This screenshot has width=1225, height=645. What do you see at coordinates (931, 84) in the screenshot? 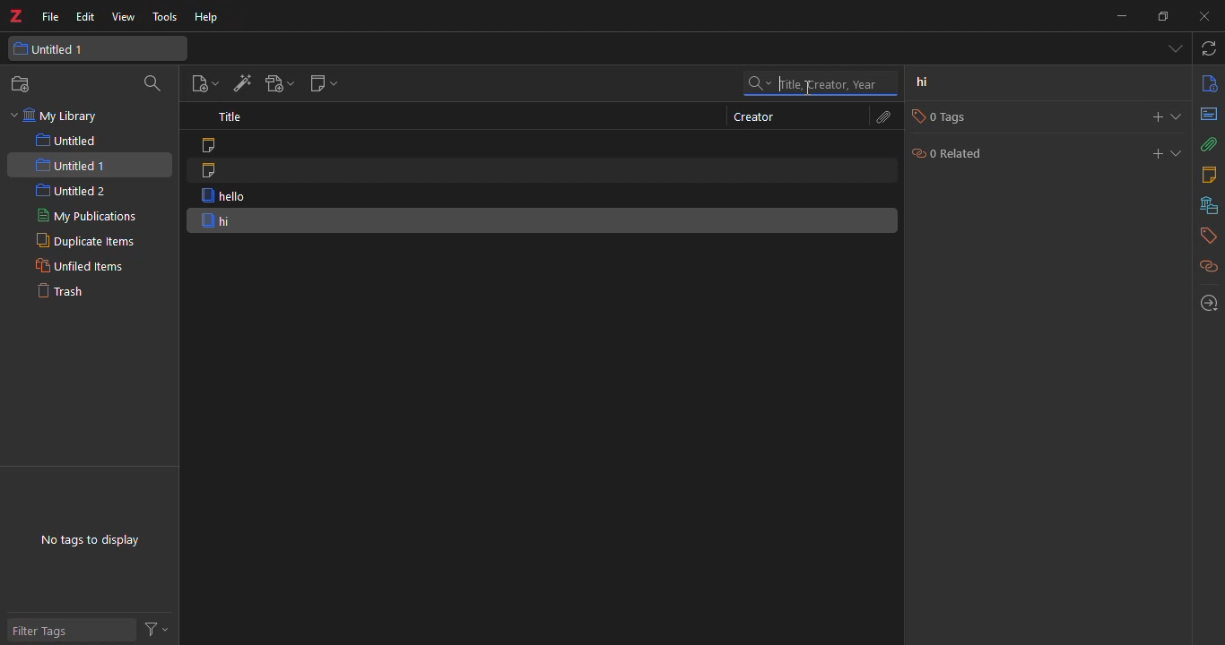
I see `hi` at bounding box center [931, 84].